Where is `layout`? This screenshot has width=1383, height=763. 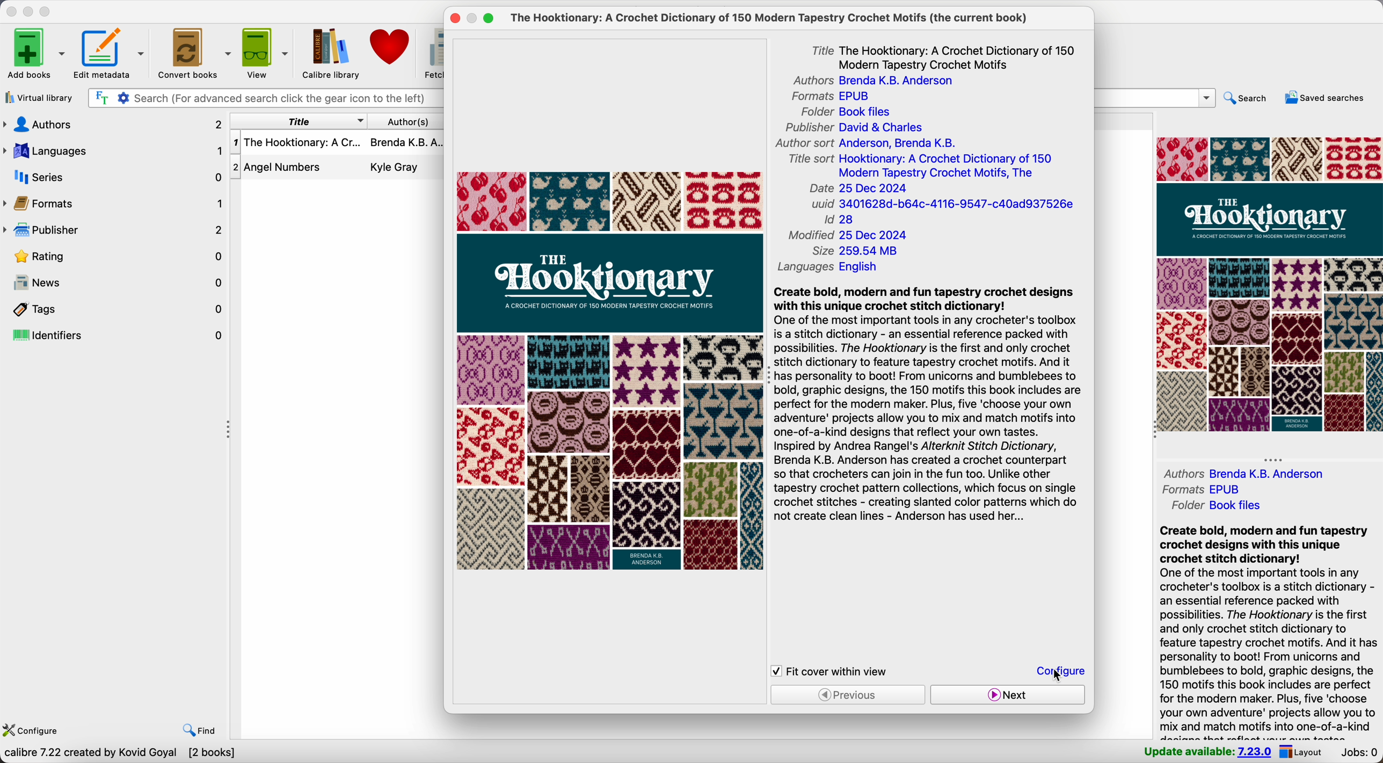 layout is located at coordinates (1300, 751).